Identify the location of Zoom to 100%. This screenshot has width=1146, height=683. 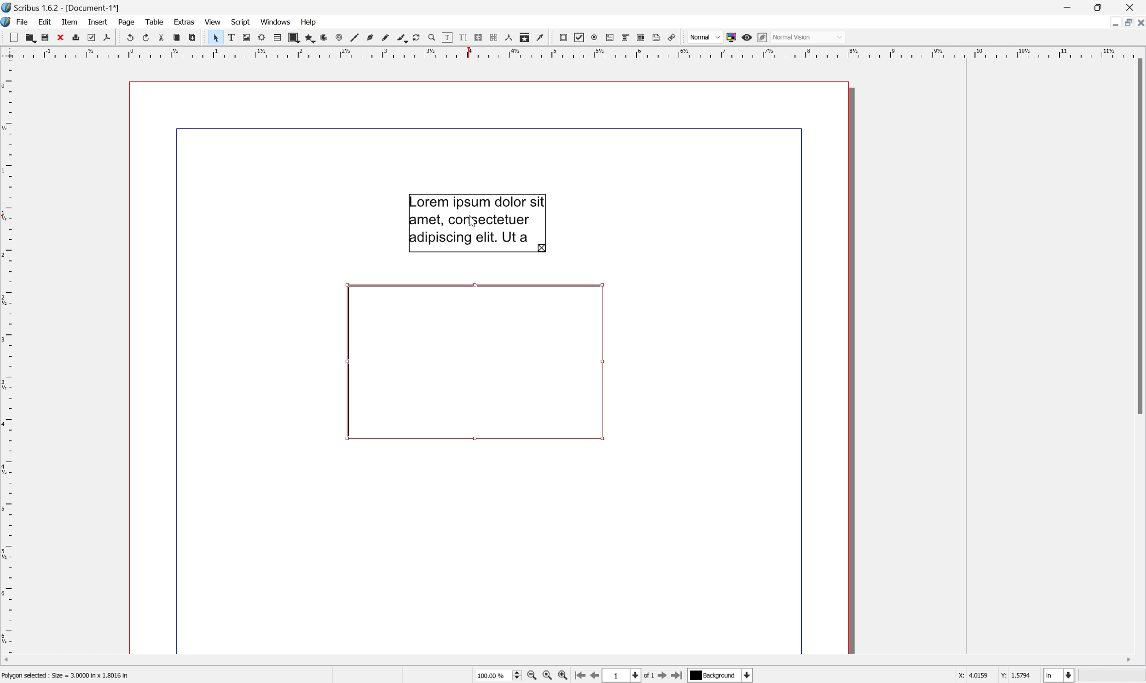
(550, 676).